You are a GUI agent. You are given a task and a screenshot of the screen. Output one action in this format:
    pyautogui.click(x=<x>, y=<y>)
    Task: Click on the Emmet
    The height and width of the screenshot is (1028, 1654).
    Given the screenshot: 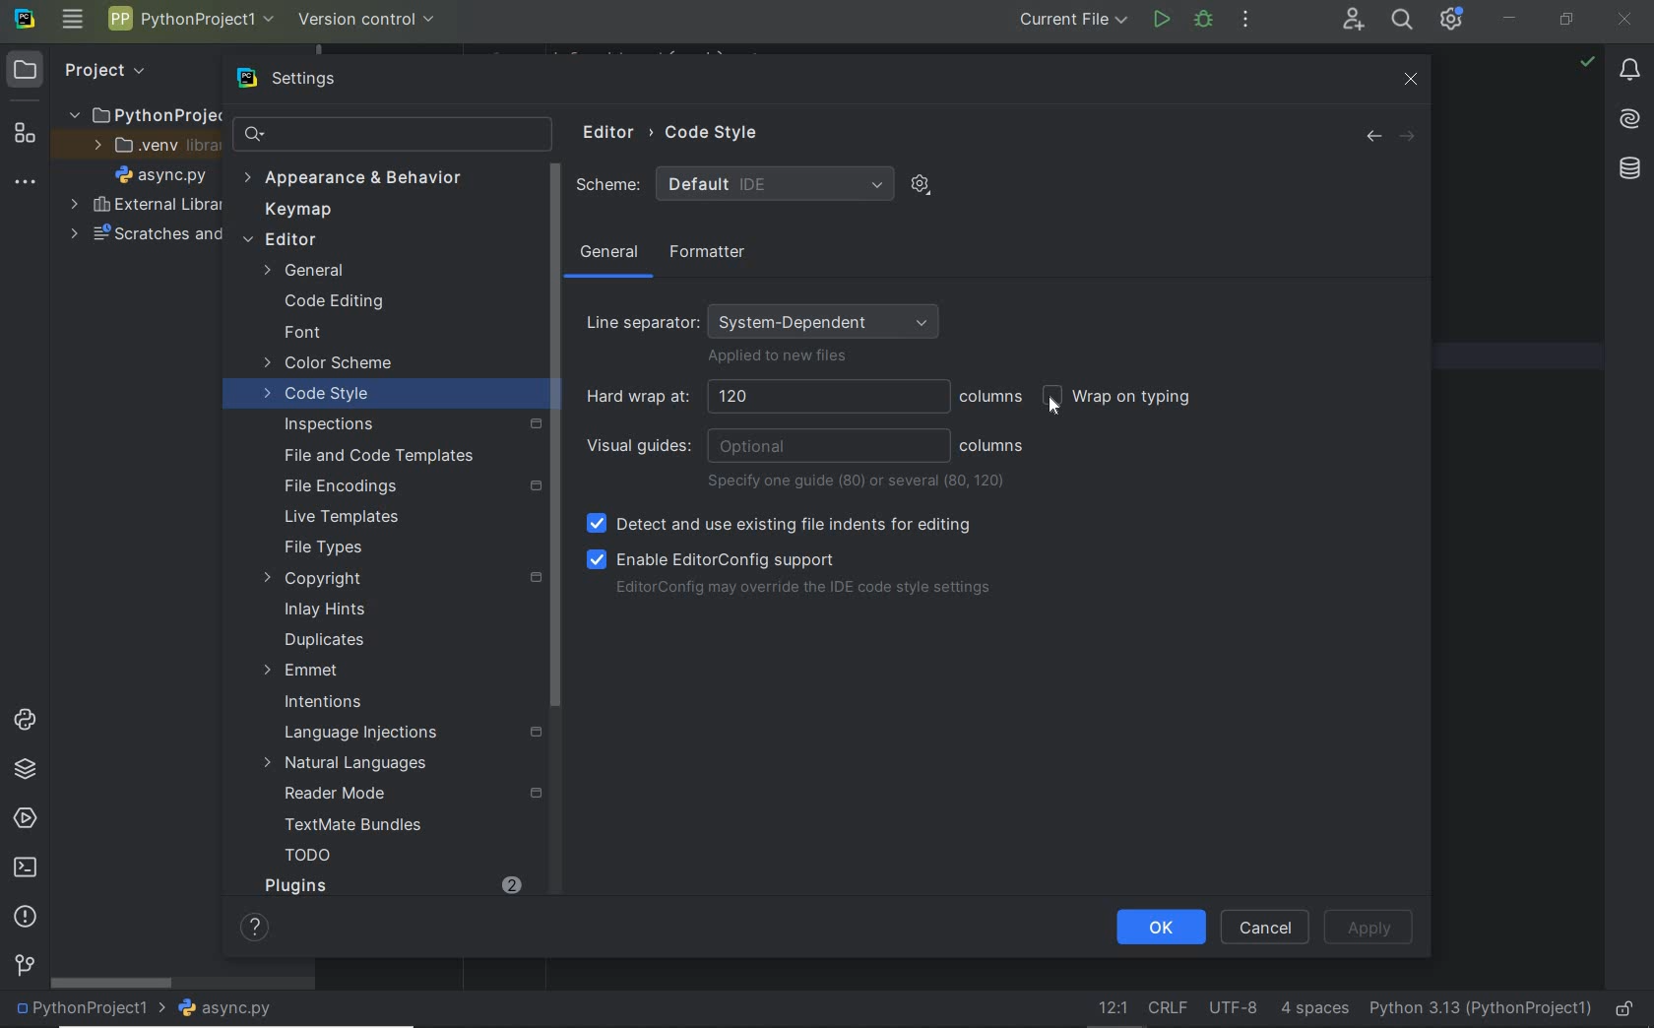 What is the action you would take?
    pyautogui.click(x=301, y=671)
    